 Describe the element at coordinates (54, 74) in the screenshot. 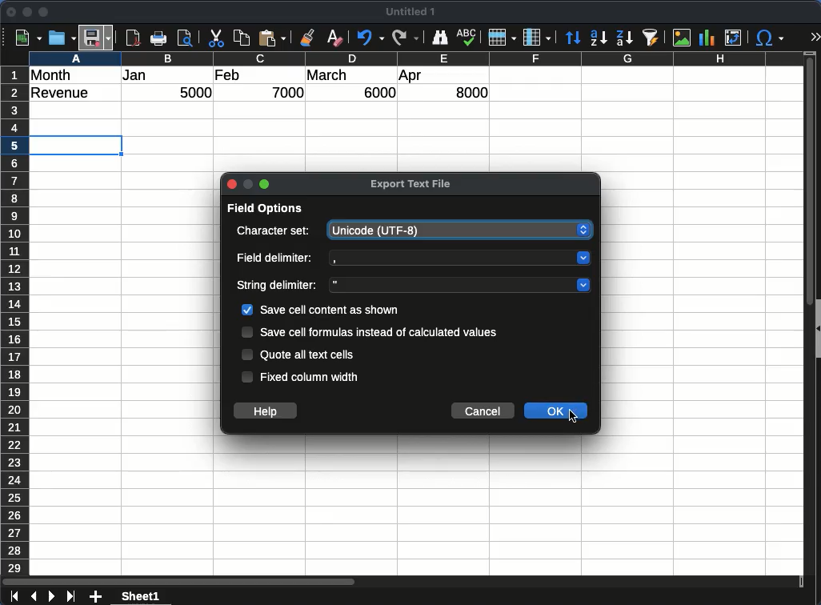

I see `month` at that location.